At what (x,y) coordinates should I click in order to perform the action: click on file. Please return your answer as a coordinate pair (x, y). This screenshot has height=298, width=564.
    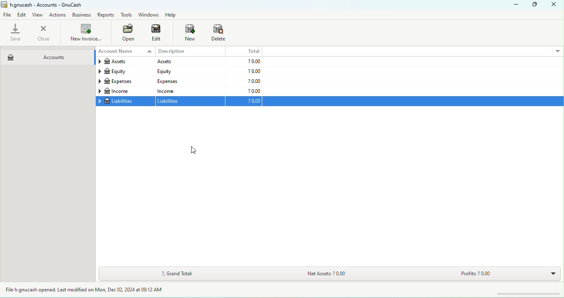
    Looking at the image, I should click on (7, 15).